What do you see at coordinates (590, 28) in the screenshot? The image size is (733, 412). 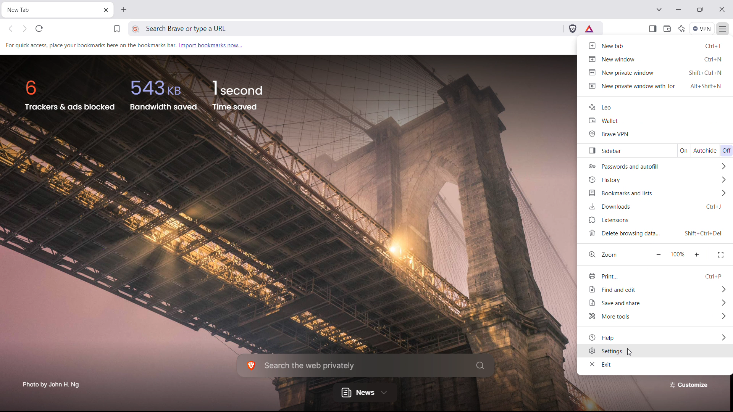 I see `brave rewards` at bounding box center [590, 28].